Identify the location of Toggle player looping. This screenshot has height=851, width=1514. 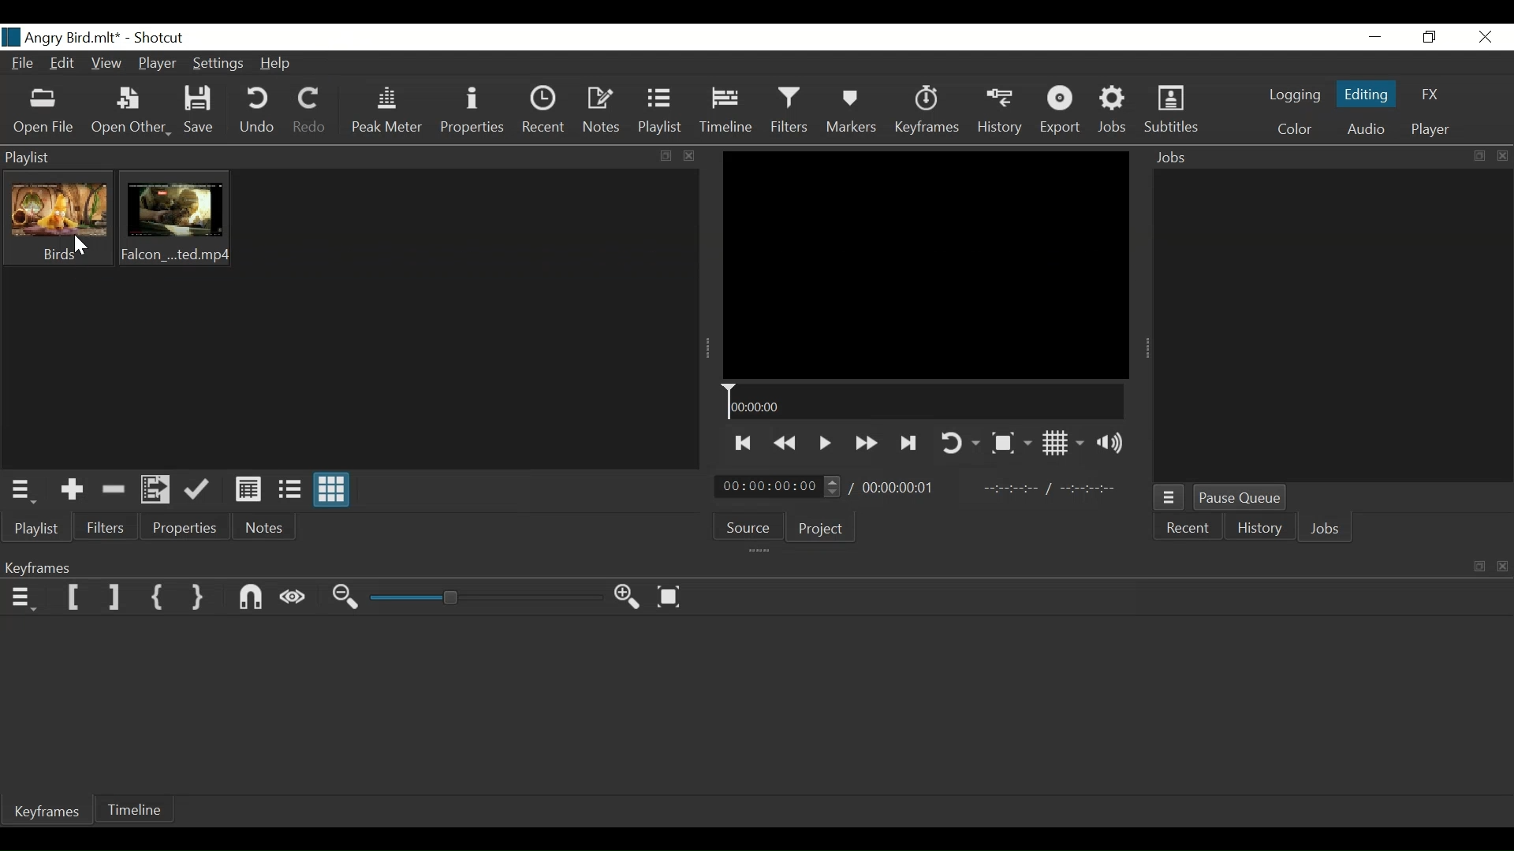
(962, 443).